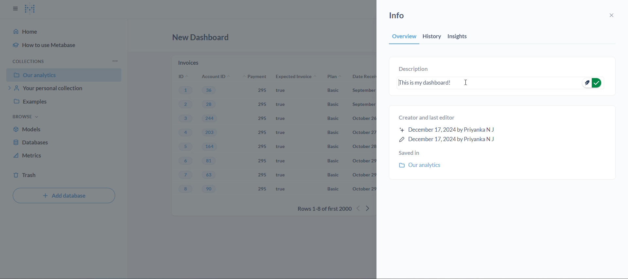 The height and width of the screenshot is (279, 628). Describe the element at coordinates (212, 106) in the screenshot. I see `28` at that location.